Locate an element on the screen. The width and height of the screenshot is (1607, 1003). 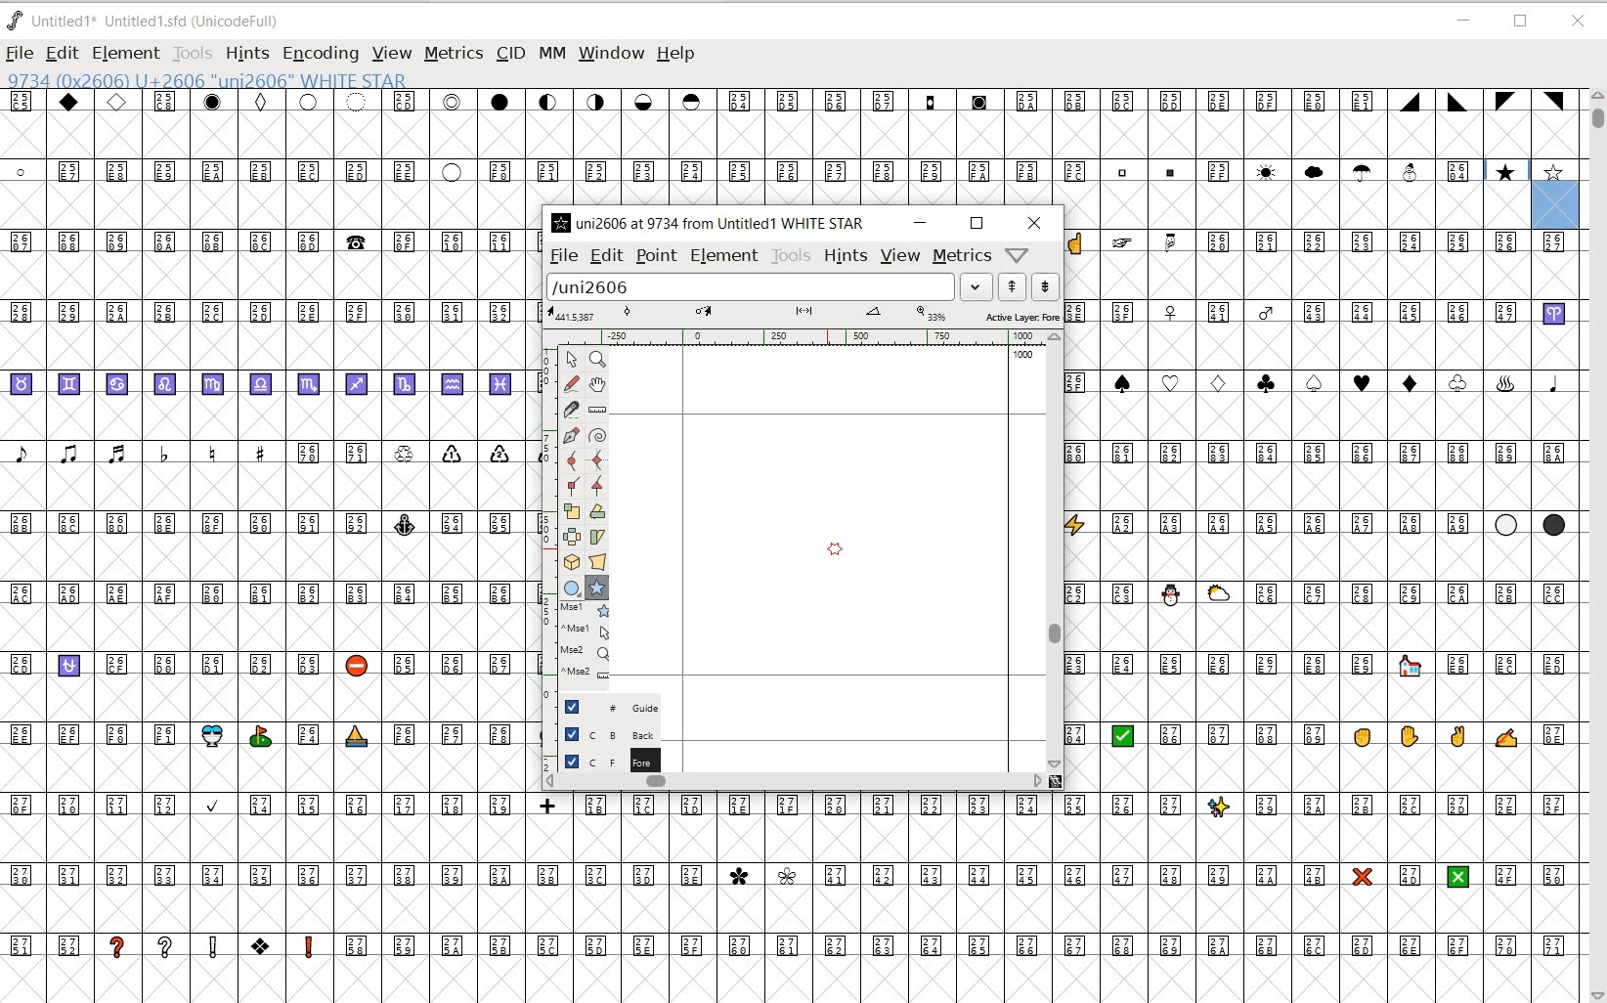
GLYPHY CHARACTERS & NUMBERS is located at coordinates (1322, 405).